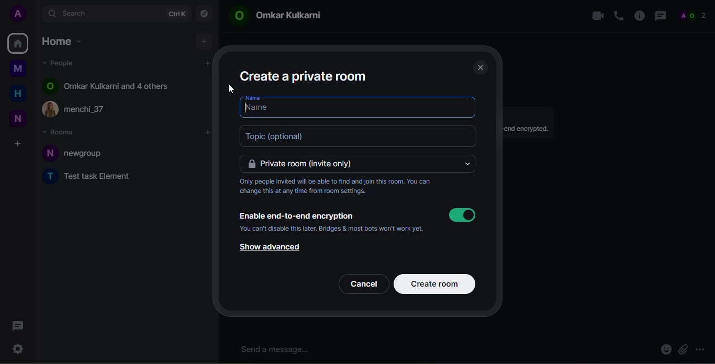 This screenshot has width=715, height=364. What do you see at coordinates (18, 119) in the screenshot?
I see `new` at bounding box center [18, 119].